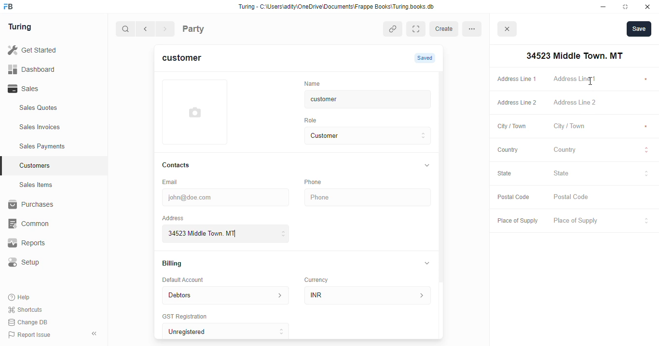 Image resolution: width=659 pixels, height=346 pixels. I want to click on Save, so click(639, 28).